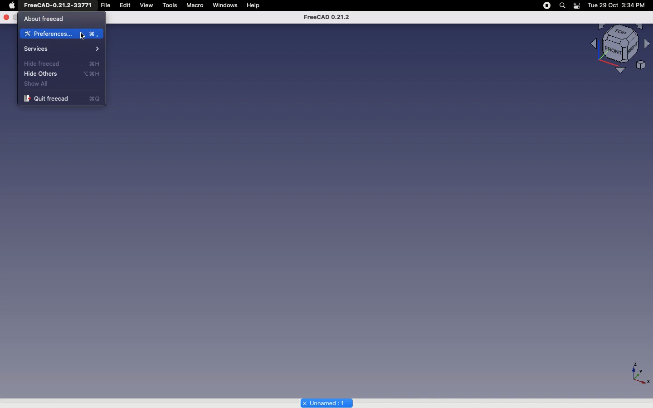  I want to click on Quit freecad, so click(62, 98).